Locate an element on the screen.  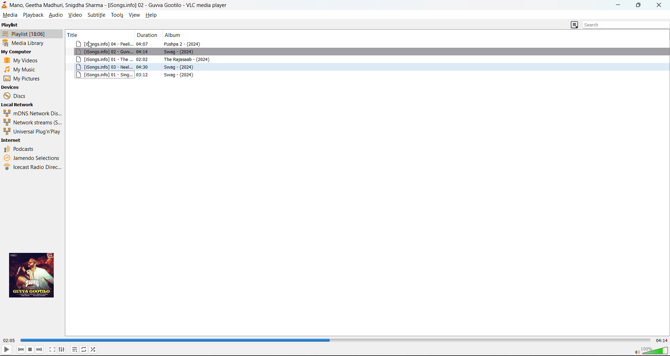
song is located at coordinates (368, 60).